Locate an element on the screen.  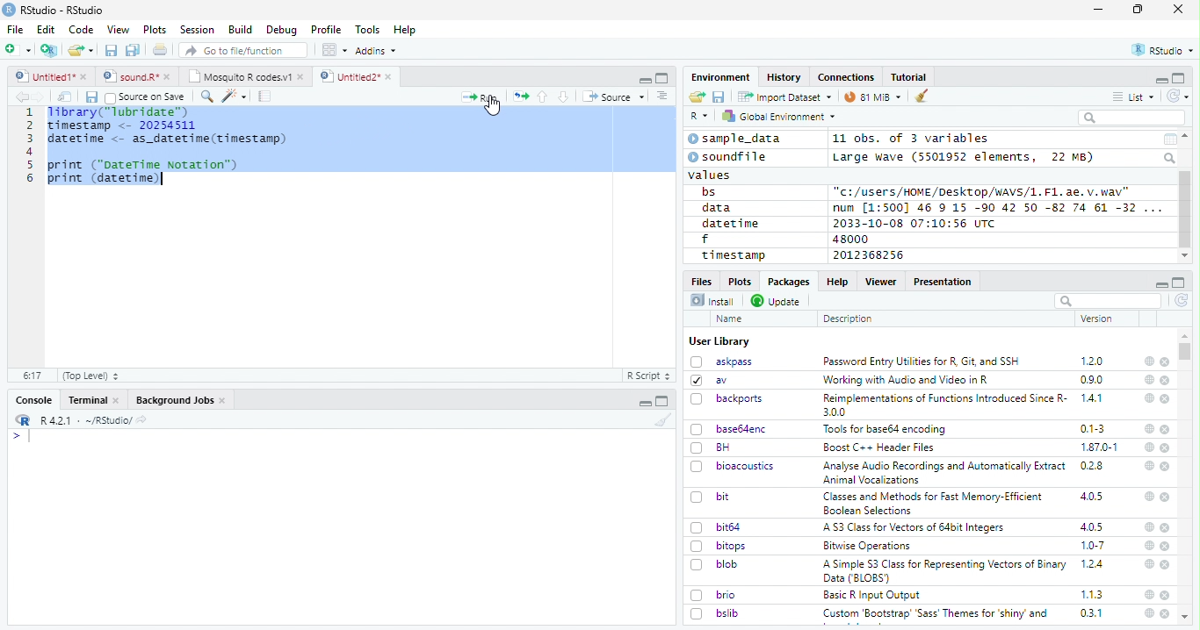
11 obs. of 3 variables is located at coordinates (912, 140).